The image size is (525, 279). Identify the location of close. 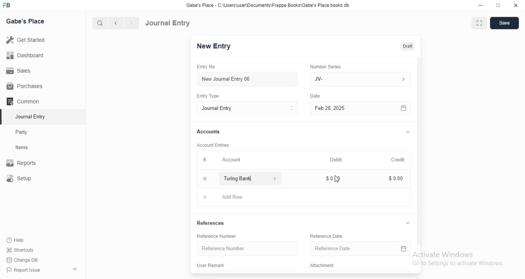
(516, 6).